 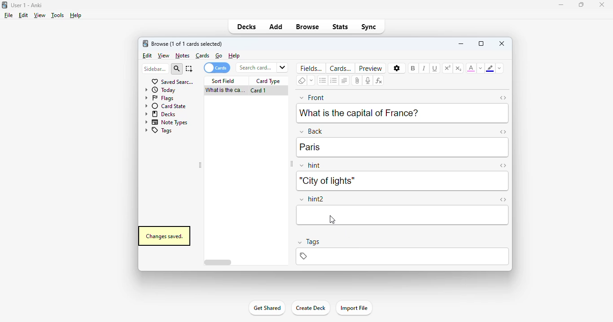 I want to click on sort field, so click(x=223, y=81).